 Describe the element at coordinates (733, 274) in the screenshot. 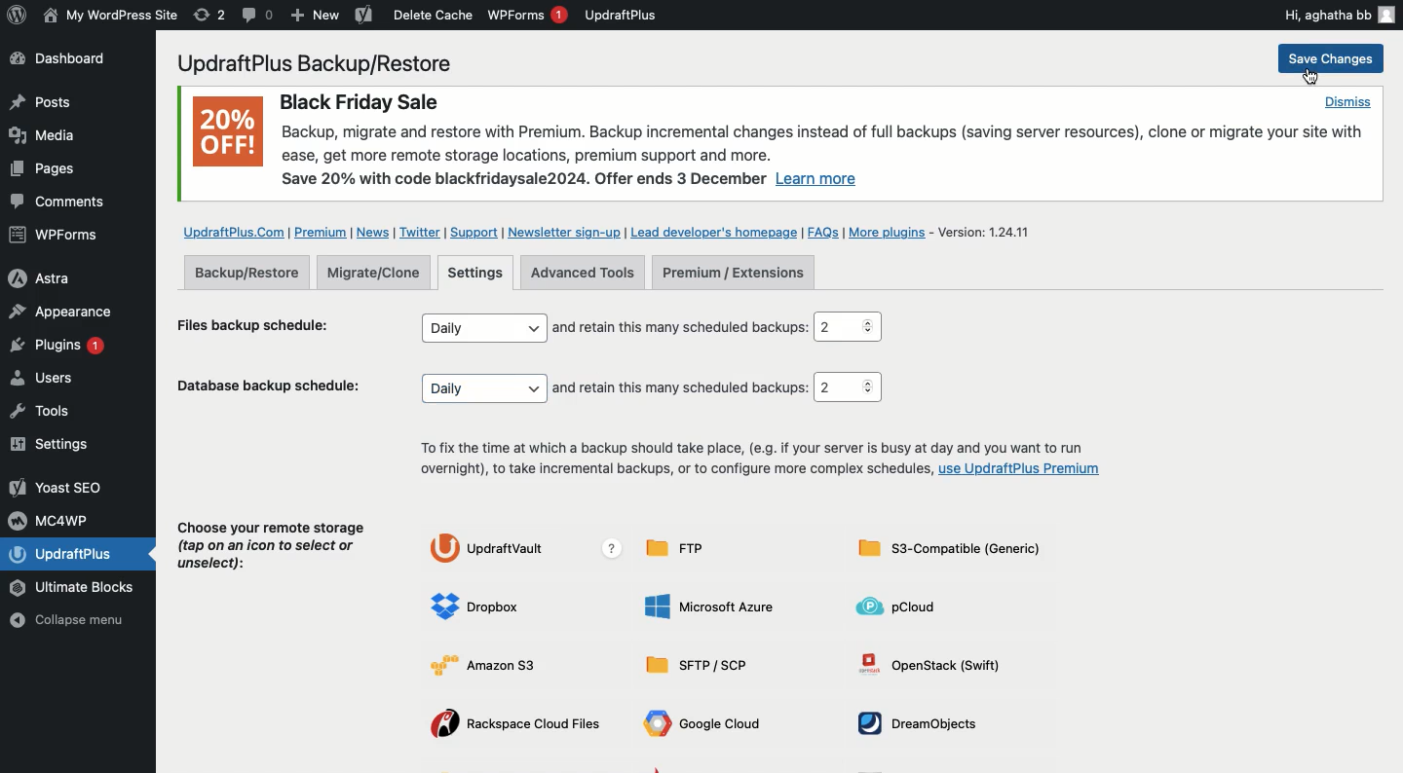

I see `Premium extensions` at that location.